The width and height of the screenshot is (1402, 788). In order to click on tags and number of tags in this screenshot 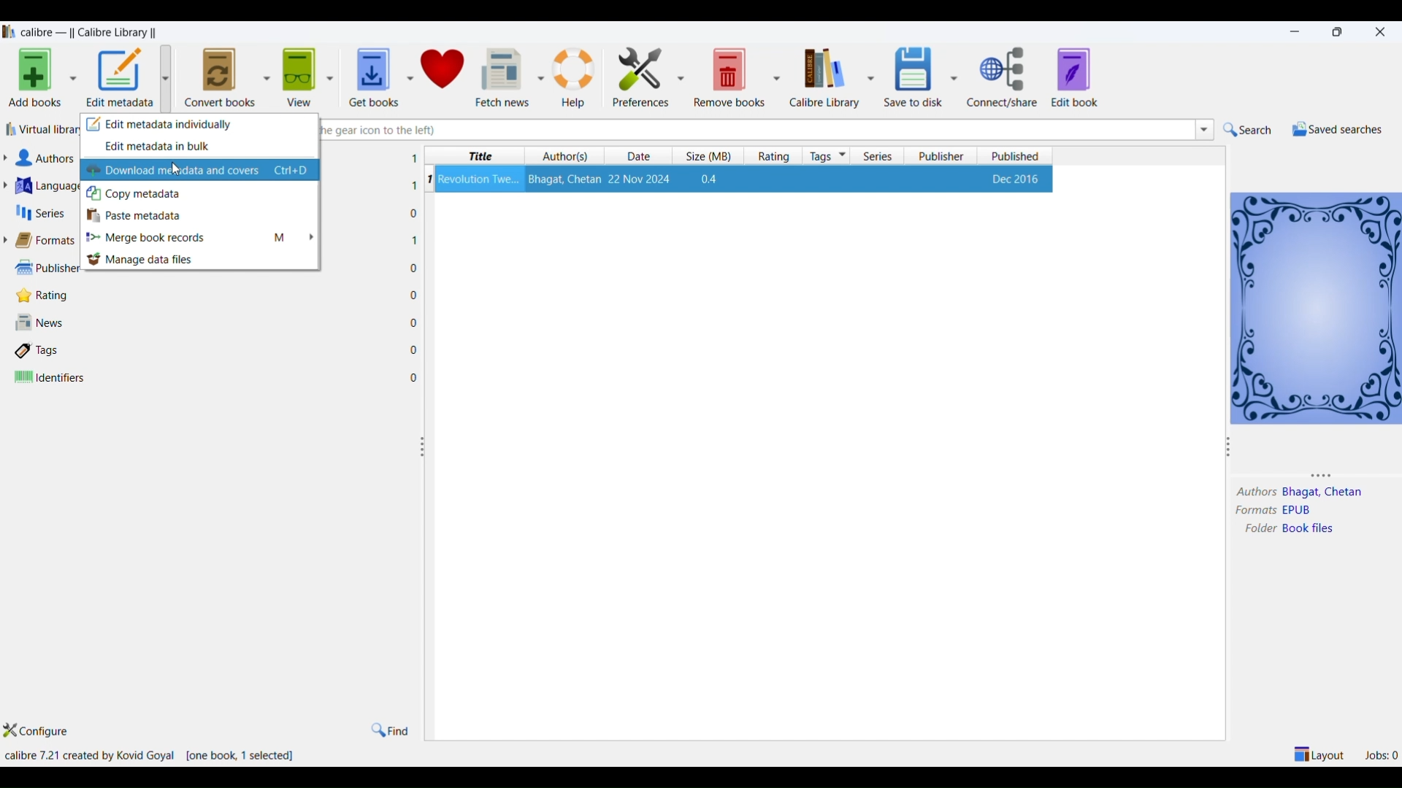, I will do `click(43, 349)`.